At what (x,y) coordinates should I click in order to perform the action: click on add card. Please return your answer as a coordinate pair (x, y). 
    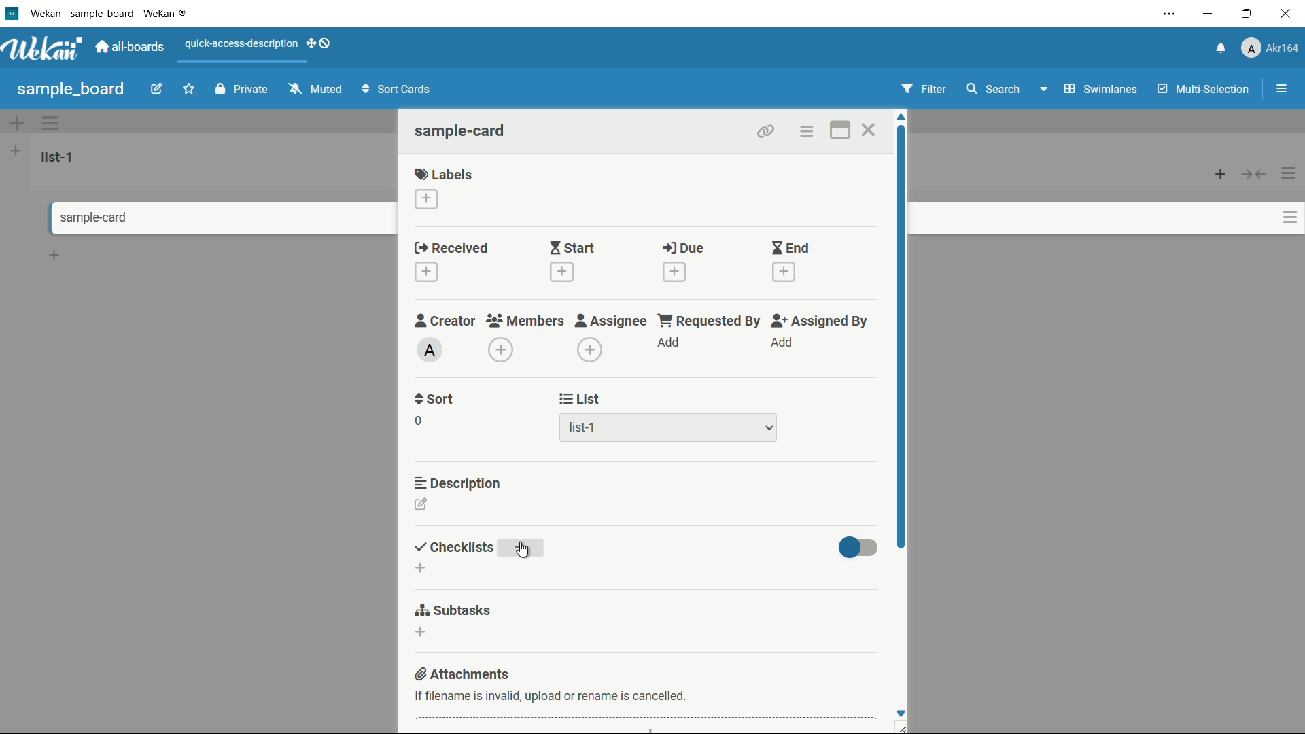
    Looking at the image, I should click on (1221, 173).